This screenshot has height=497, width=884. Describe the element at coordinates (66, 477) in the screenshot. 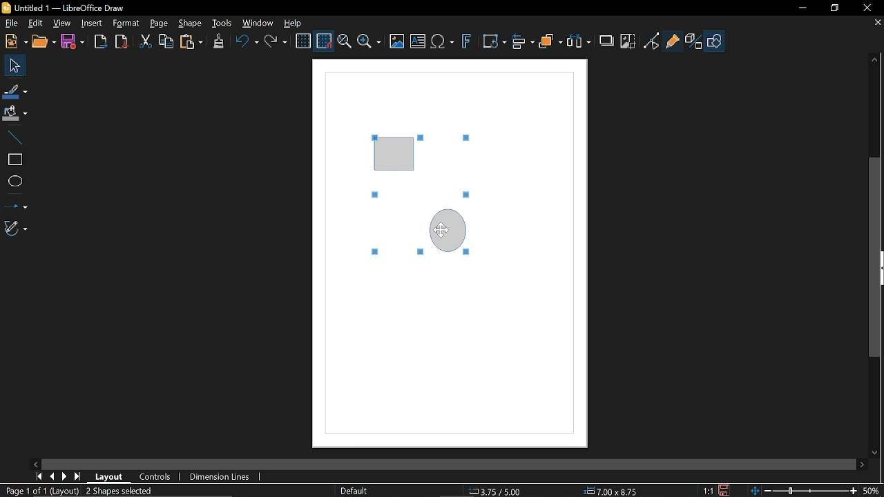

I see `Next page` at that location.